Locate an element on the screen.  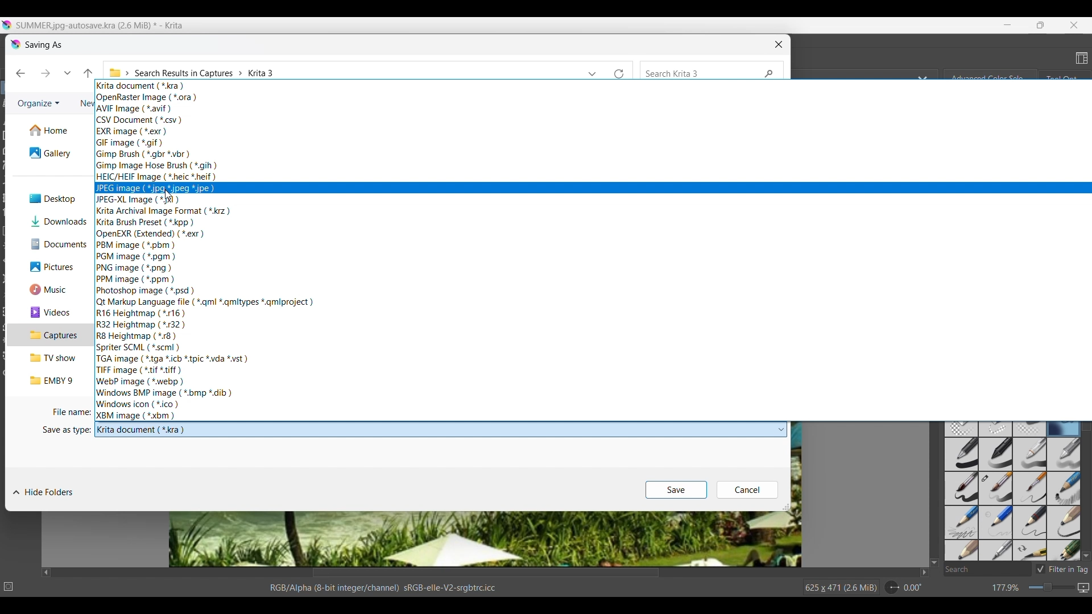
625 x 471 (26 MiB) is located at coordinates (834, 587).